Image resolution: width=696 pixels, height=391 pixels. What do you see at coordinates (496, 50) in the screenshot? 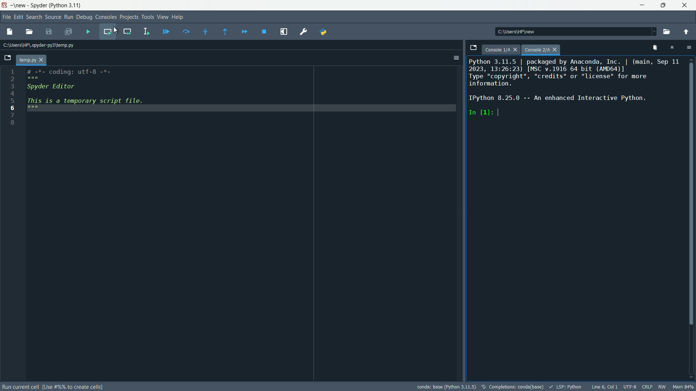
I see `console 1/A` at bounding box center [496, 50].